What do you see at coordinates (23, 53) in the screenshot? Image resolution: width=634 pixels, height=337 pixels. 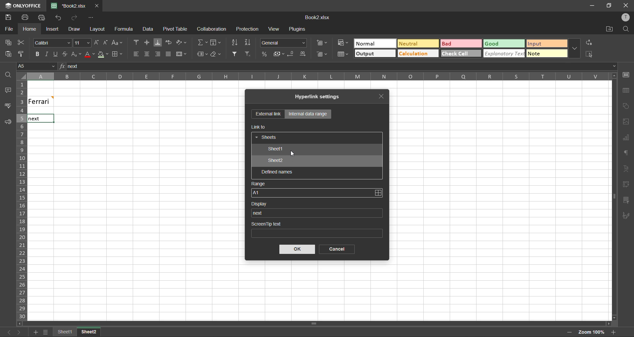 I see `copy style` at bounding box center [23, 53].